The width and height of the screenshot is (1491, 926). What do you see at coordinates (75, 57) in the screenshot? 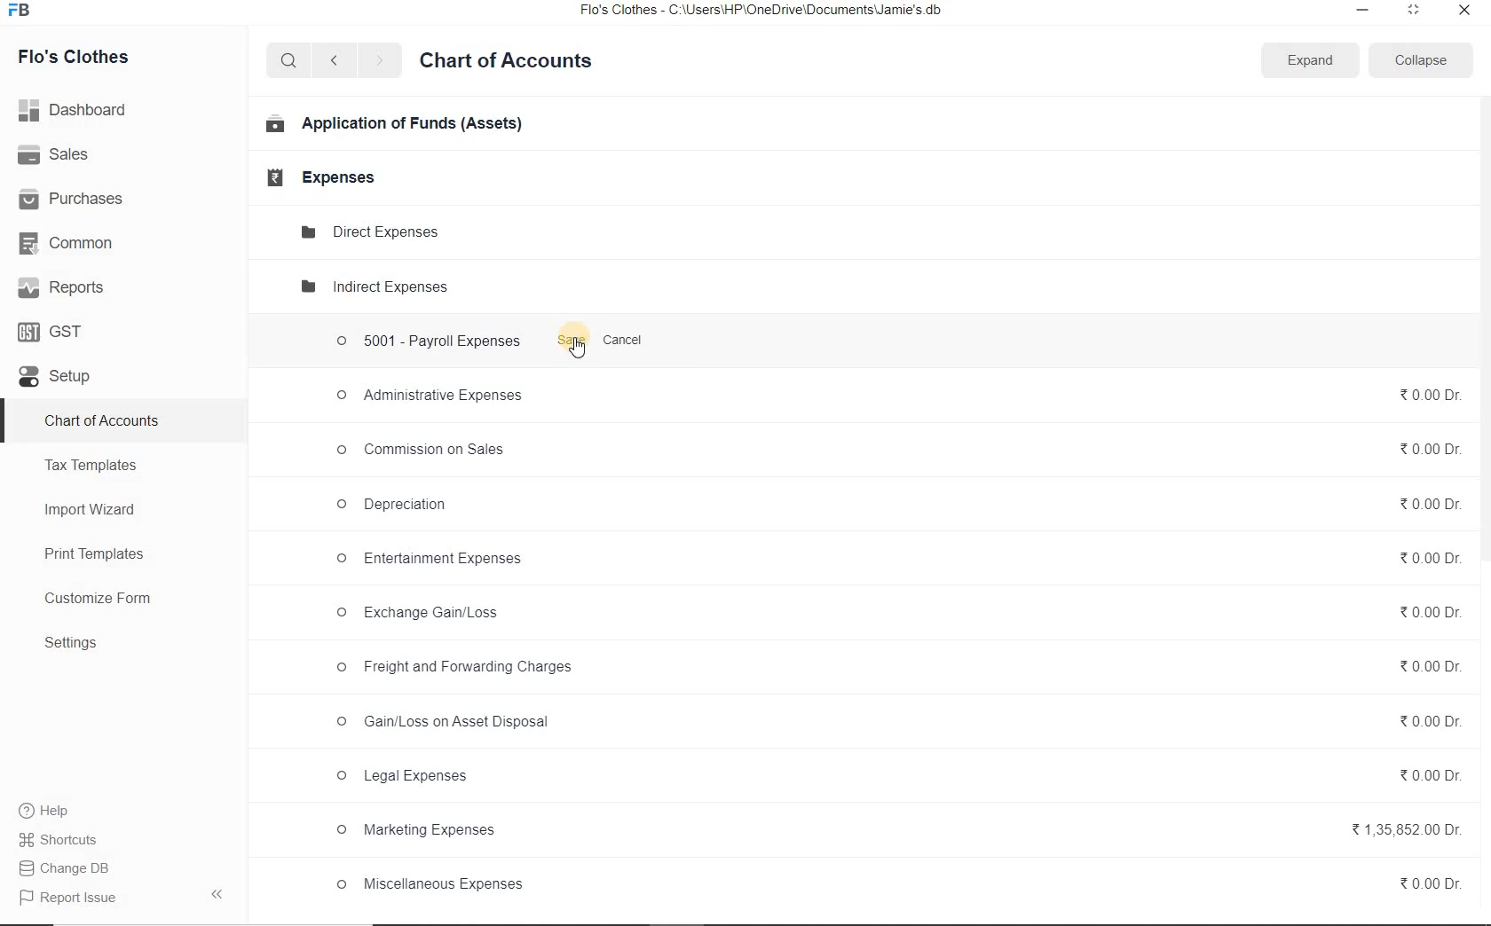
I see `Flo's Clothes` at bounding box center [75, 57].